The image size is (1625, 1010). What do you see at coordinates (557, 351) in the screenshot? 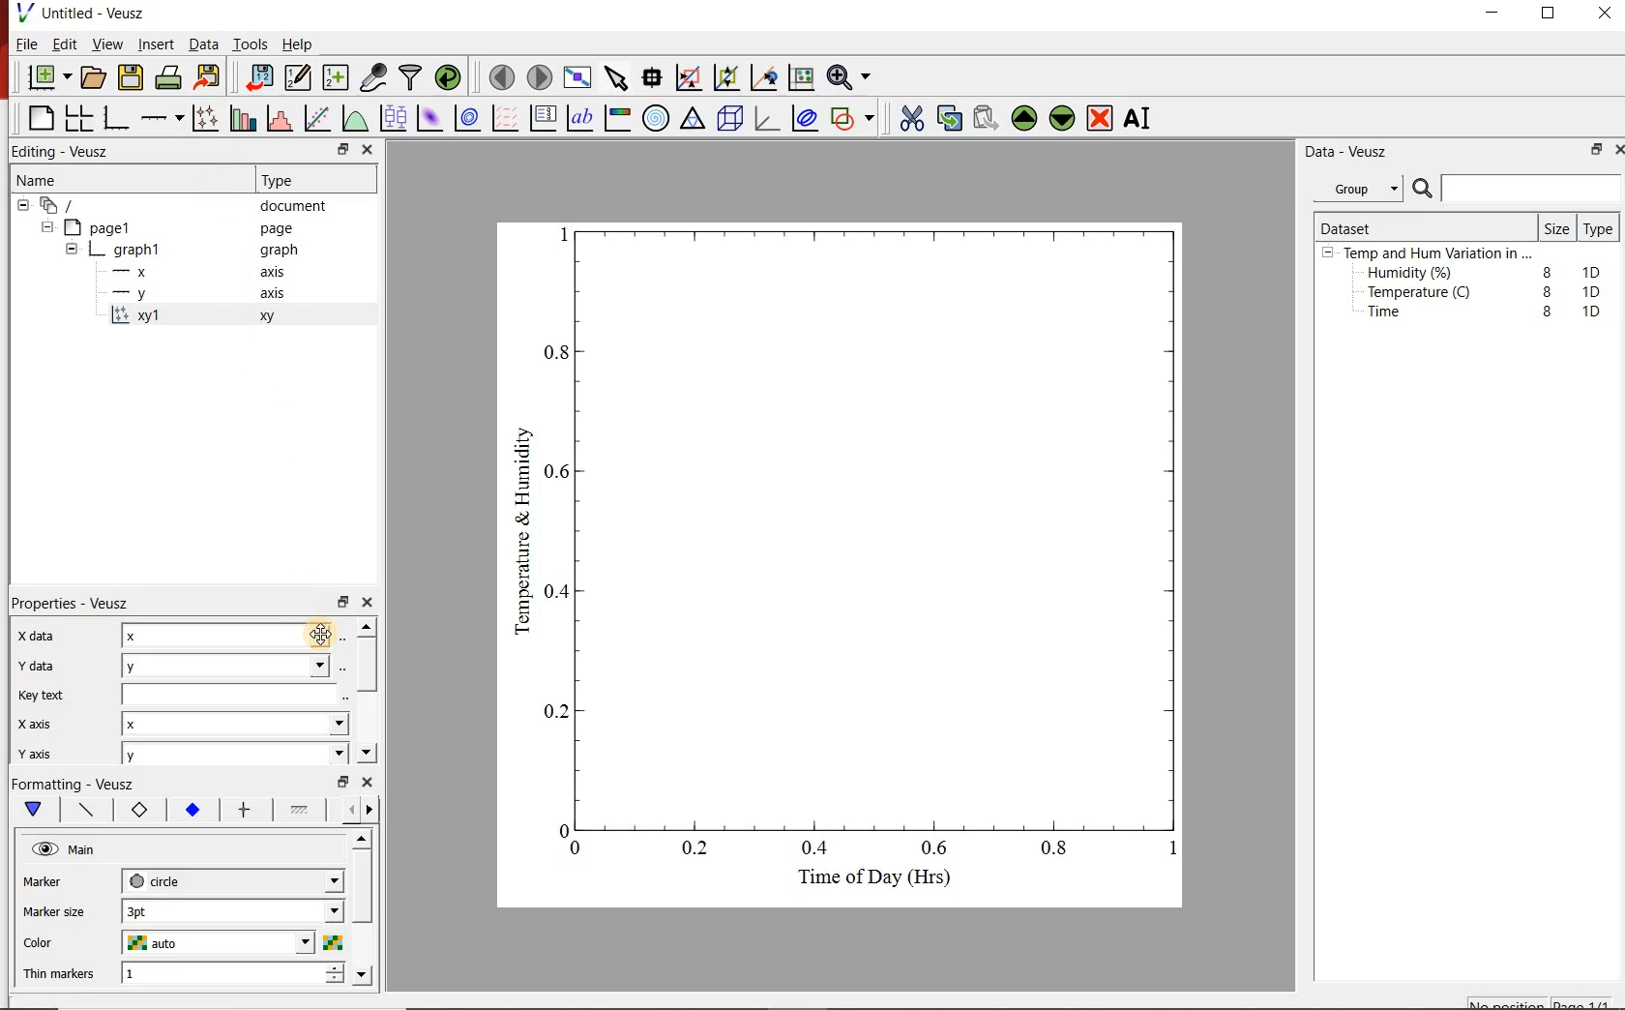
I see `0.8` at bounding box center [557, 351].